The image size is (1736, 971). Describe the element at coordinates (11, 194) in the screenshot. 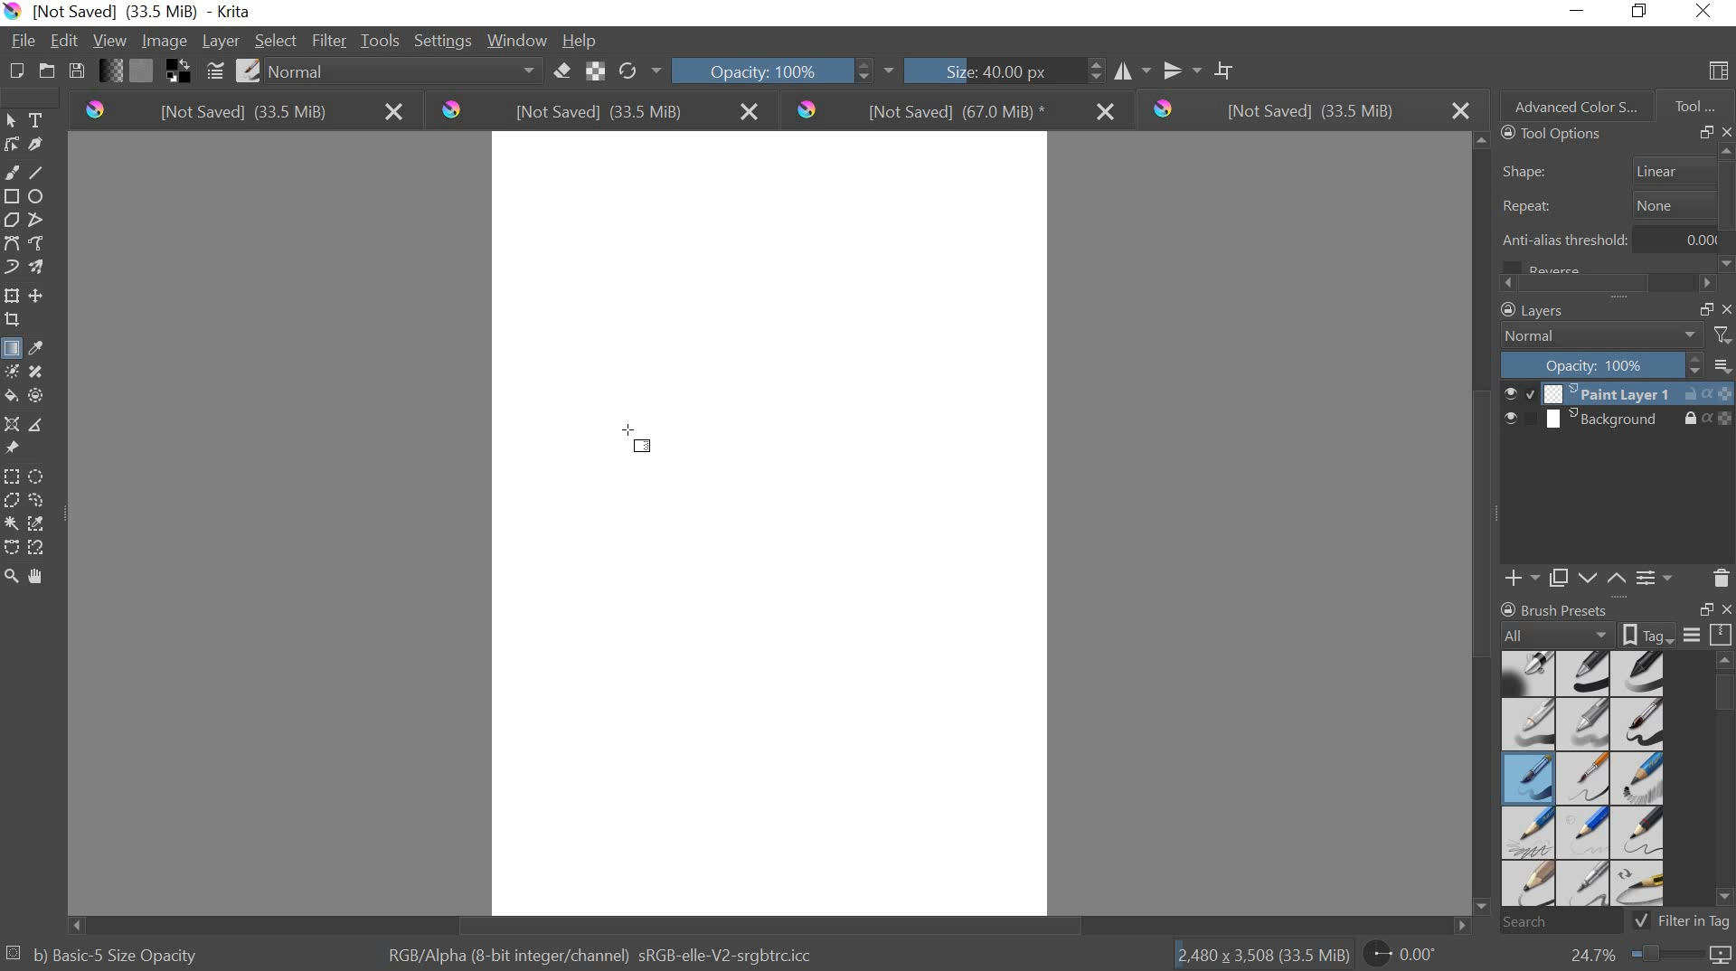

I see `rectangle` at that location.